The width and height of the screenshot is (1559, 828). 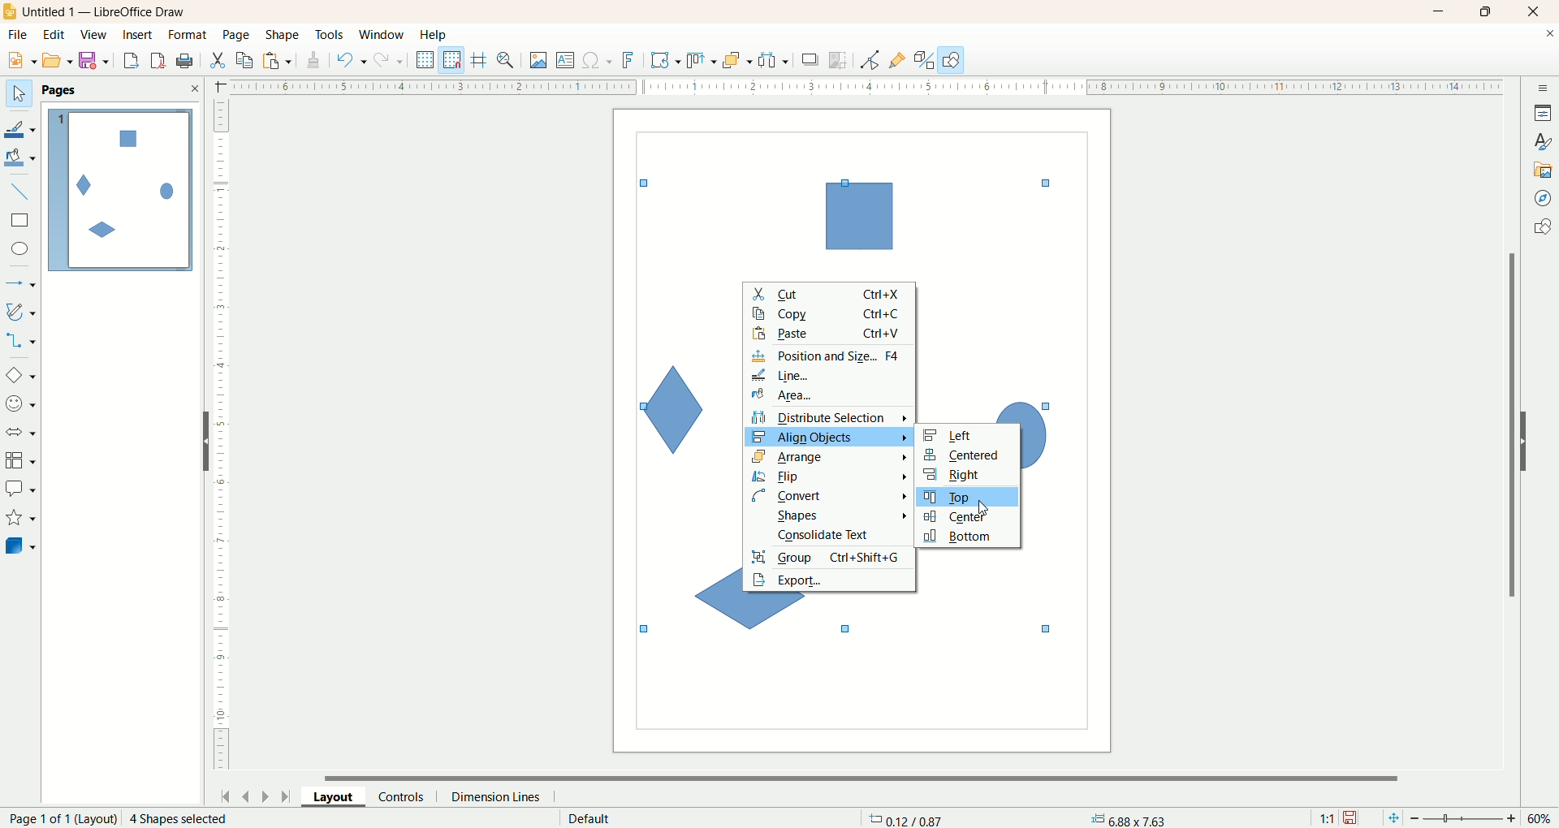 I want to click on copy, so click(x=830, y=313).